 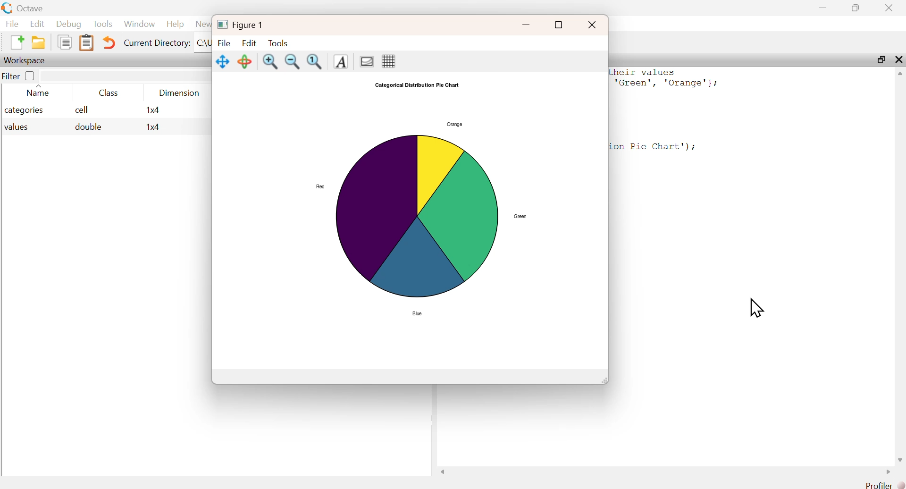 I want to click on Text, so click(x=341, y=61).